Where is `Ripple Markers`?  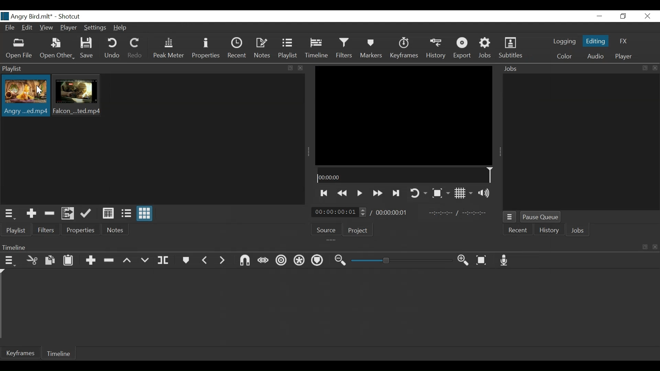 Ripple Markers is located at coordinates (317, 260).